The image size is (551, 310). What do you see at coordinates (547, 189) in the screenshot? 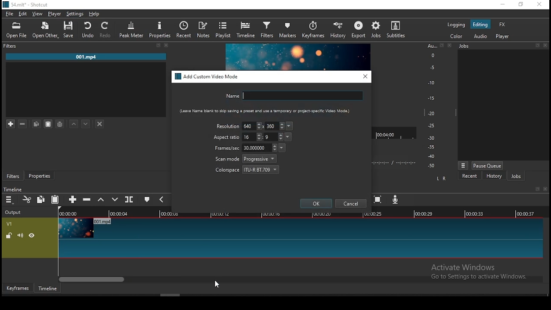
I see `close` at bounding box center [547, 189].